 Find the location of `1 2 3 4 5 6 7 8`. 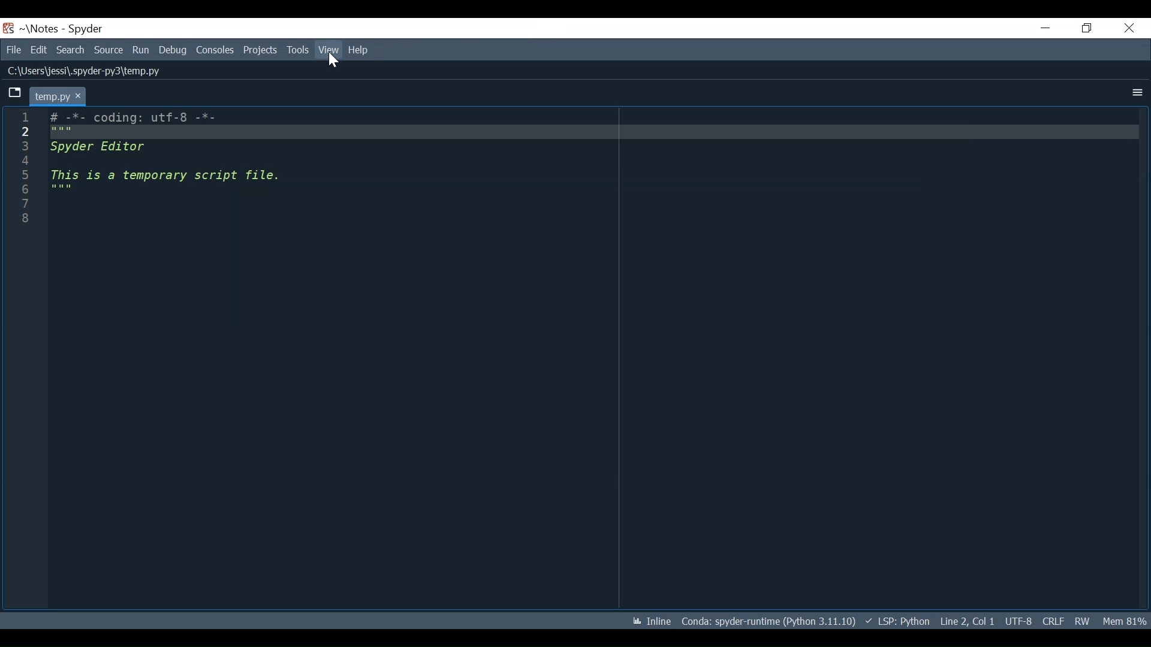

1 2 3 4 5 6 7 8 is located at coordinates (28, 169).